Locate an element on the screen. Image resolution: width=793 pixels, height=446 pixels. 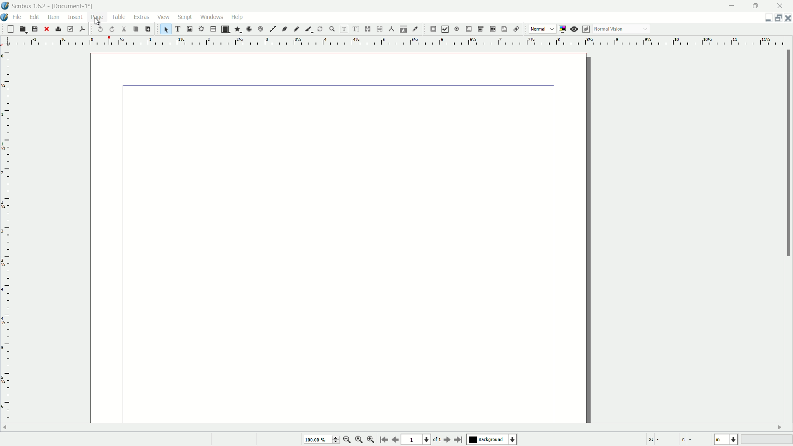
open is located at coordinates (22, 29).